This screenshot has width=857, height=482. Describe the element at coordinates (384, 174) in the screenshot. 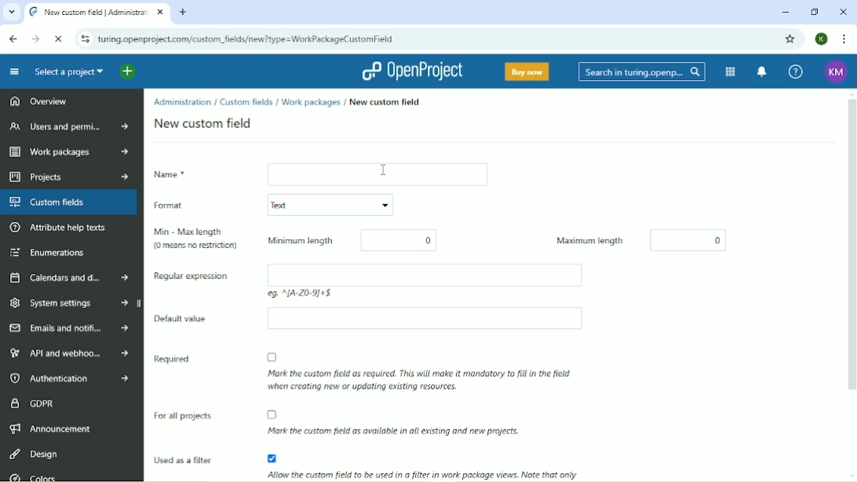

I see `Empty name box` at that location.